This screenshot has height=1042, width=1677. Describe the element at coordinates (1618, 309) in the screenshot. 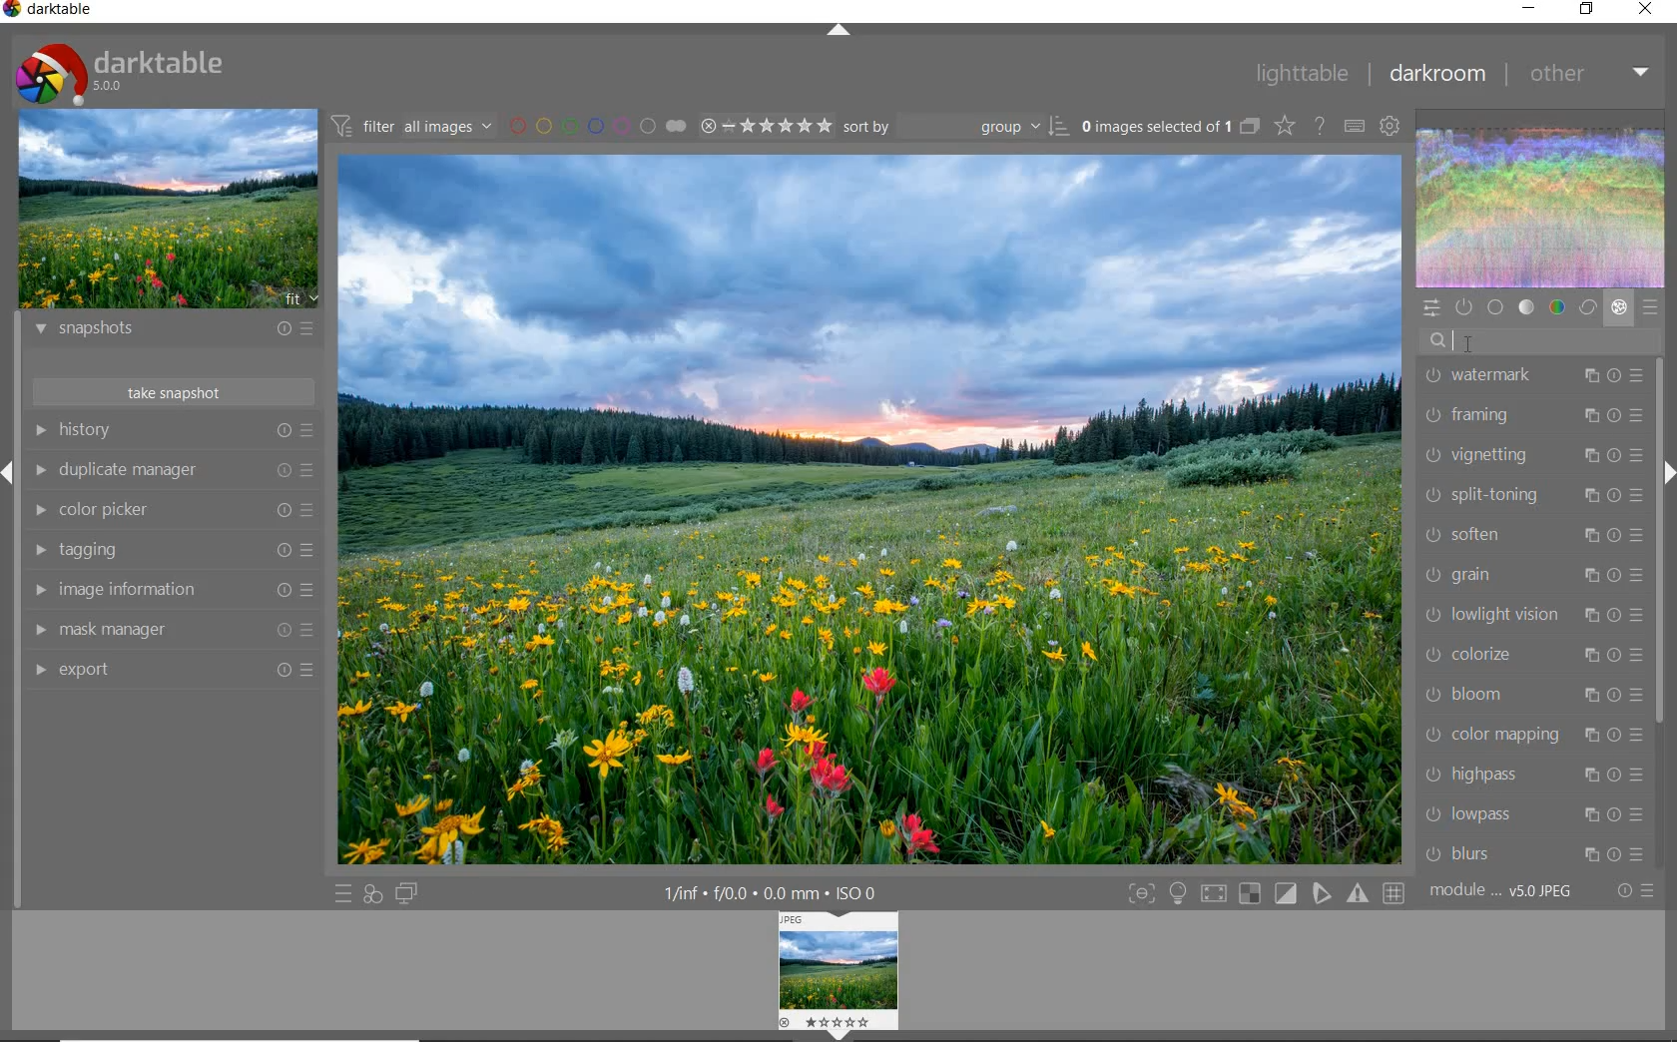

I see `effect` at that location.